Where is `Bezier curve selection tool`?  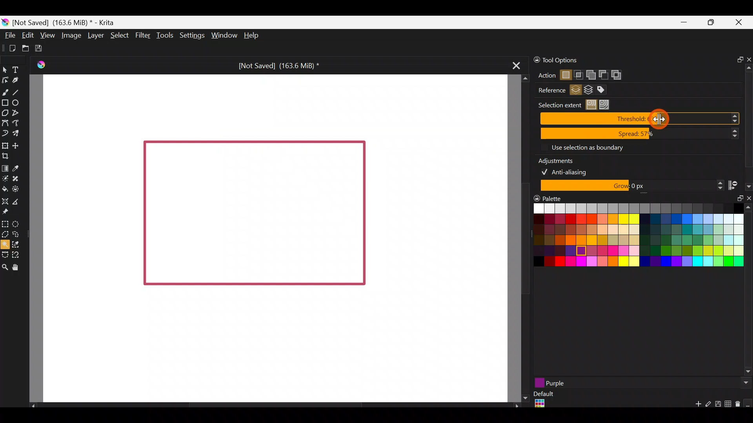 Bezier curve selection tool is located at coordinates (5, 255).